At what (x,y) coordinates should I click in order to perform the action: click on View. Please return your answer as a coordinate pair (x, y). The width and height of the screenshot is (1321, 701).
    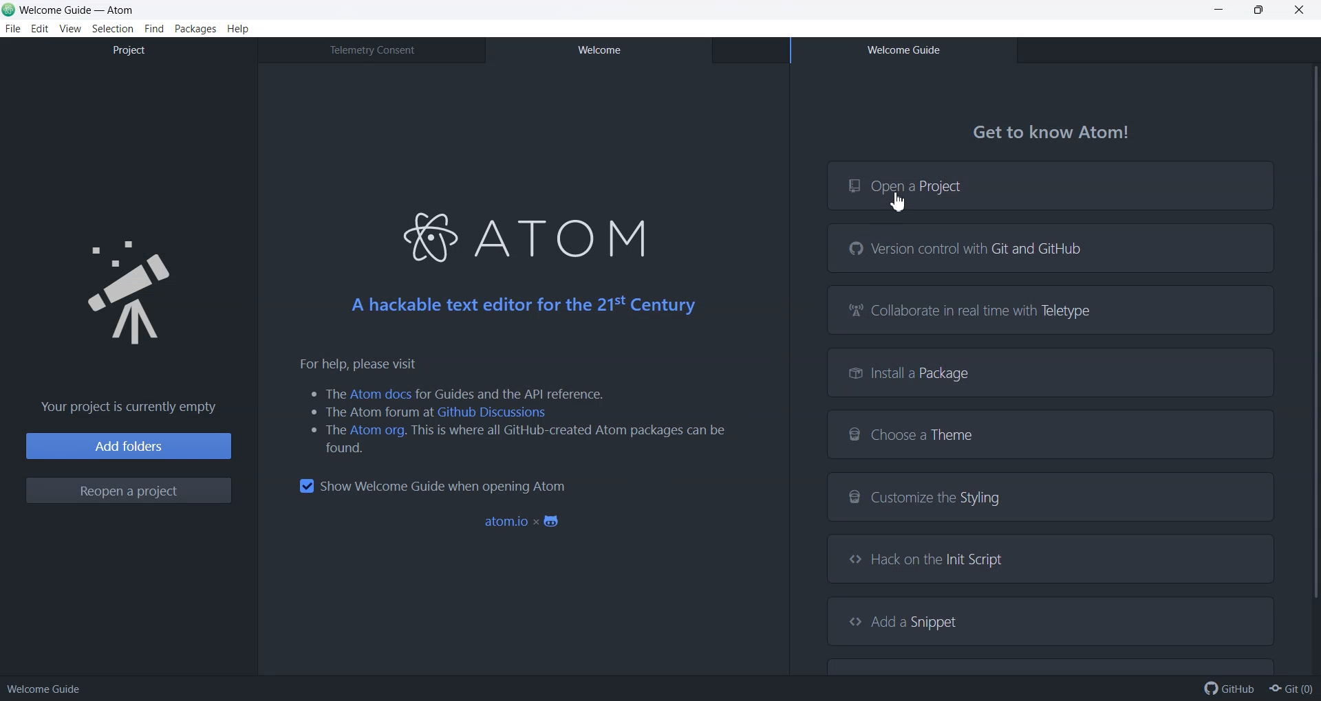
    Looking at the image, I should click on (70, 29).